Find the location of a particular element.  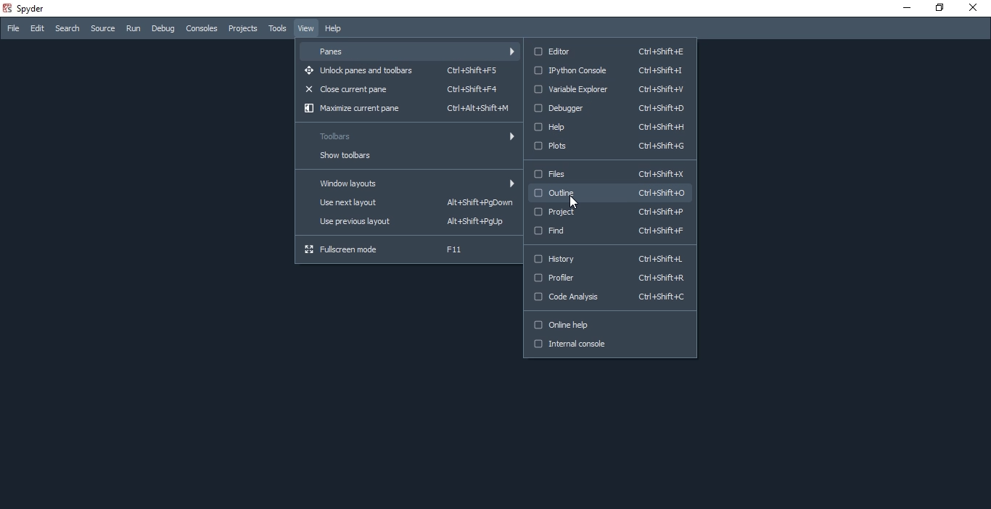

Editor is located at coordinates (611, 49).